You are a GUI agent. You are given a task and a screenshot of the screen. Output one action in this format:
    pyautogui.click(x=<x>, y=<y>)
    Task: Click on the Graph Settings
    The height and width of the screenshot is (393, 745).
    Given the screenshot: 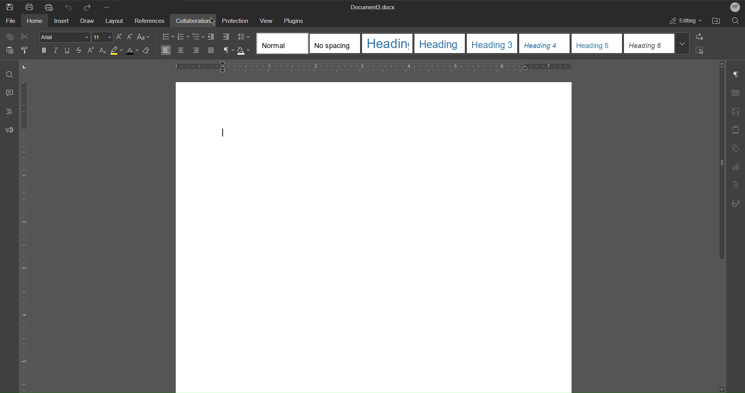 What is the action you would take?
    pyautogui.click(x=736, y=168)
    